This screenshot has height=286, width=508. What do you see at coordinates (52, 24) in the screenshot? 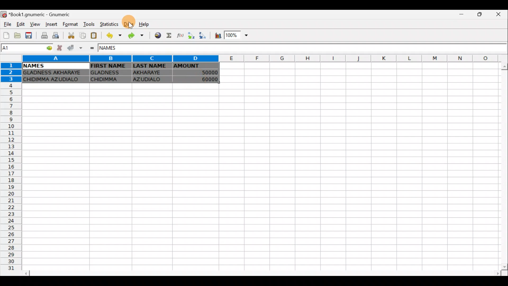
I see `Insert` at bounding box center [52, 24].